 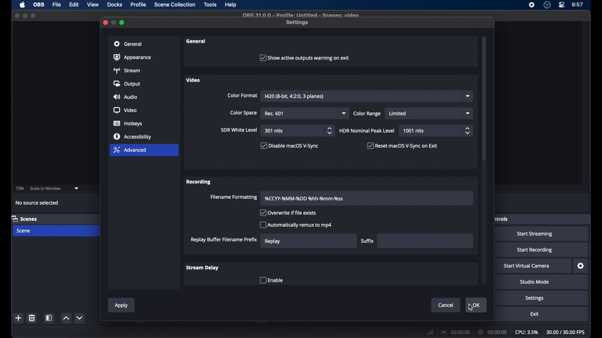 What do you see at coordinates (19, 189) in the screenshot?
I see `73%` at bounding box center [19, 189].